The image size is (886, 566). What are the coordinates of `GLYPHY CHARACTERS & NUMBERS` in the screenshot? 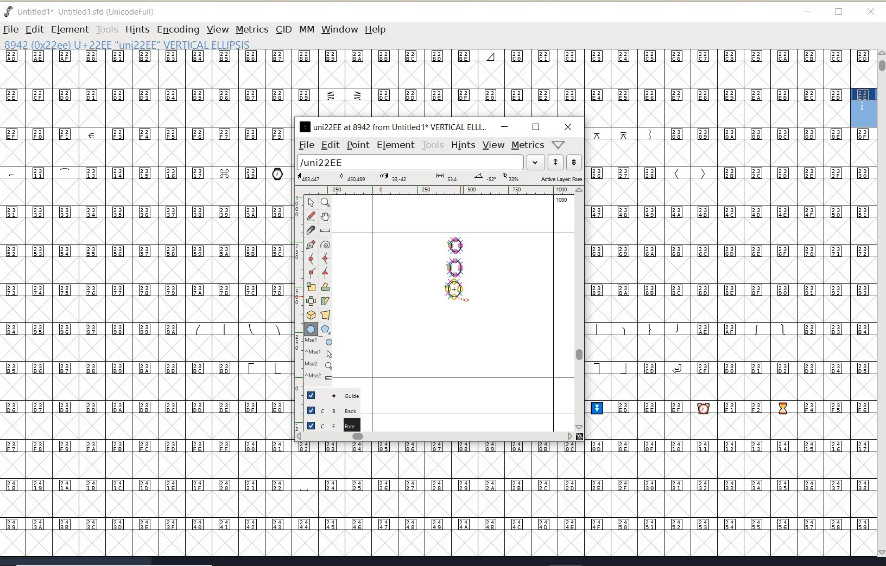 It's located at (144, 278).